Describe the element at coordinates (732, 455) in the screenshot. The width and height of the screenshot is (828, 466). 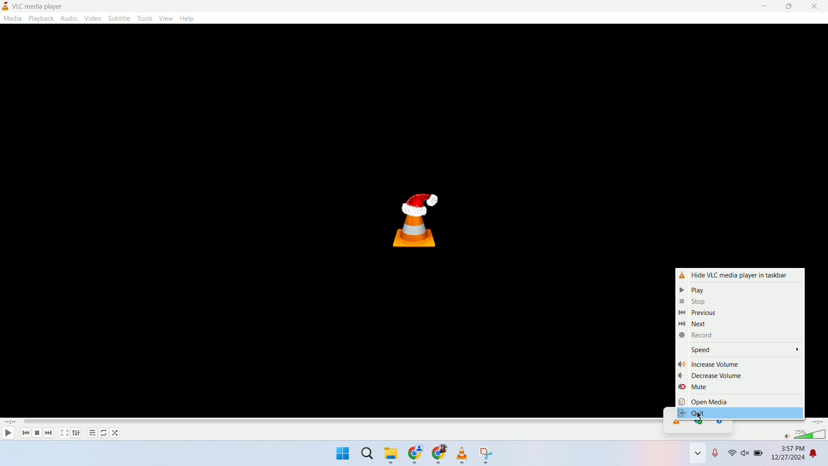
I see `wifi` at that location.